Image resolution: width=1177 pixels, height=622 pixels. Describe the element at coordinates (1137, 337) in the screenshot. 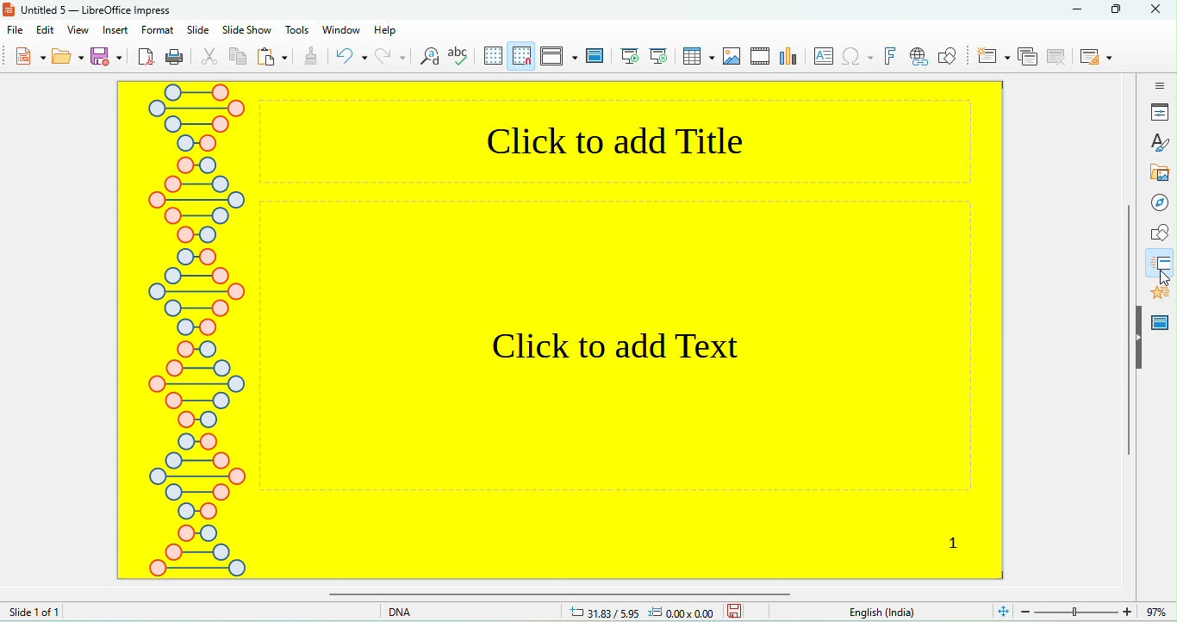

I see `height` at that location.